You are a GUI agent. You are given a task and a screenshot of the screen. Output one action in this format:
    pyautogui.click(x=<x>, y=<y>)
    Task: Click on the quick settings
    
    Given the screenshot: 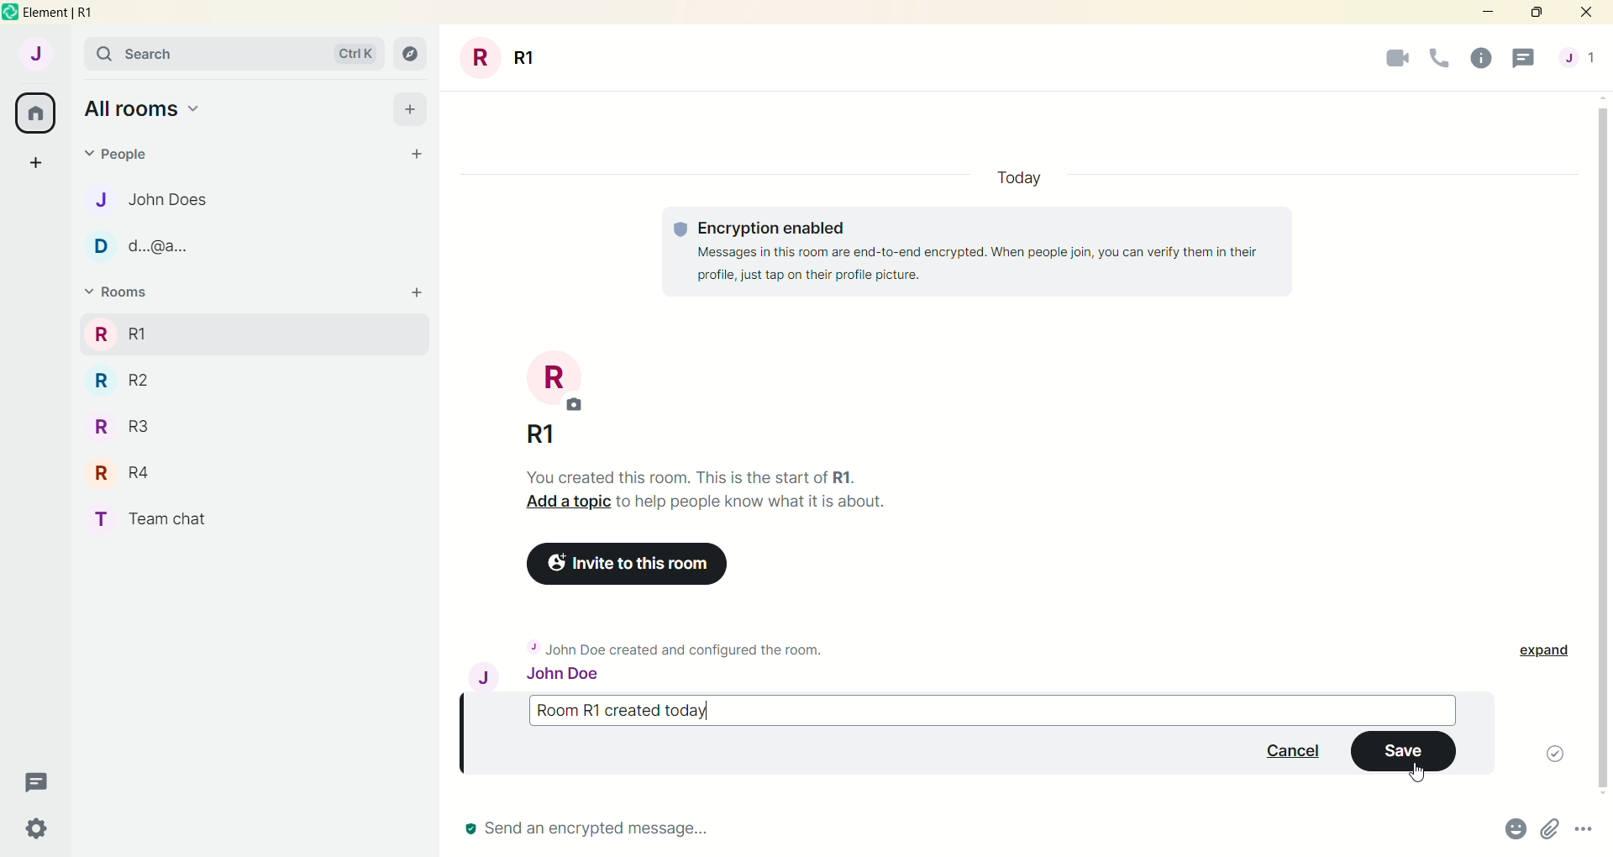 What is the action you would take?
    pyautogui.click(x=43, y=826)
    